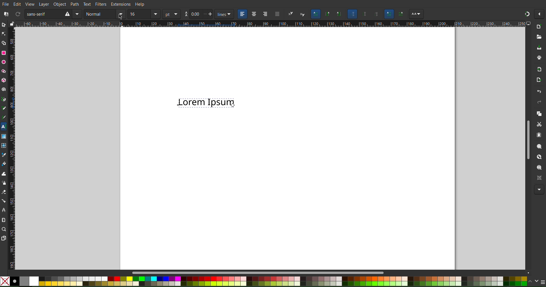 The height and width of the screenshot is (287, 546). What do you see at coordinates (4, 201) in the screenshot?
I see `Connection` at bounding box center [4, 201].